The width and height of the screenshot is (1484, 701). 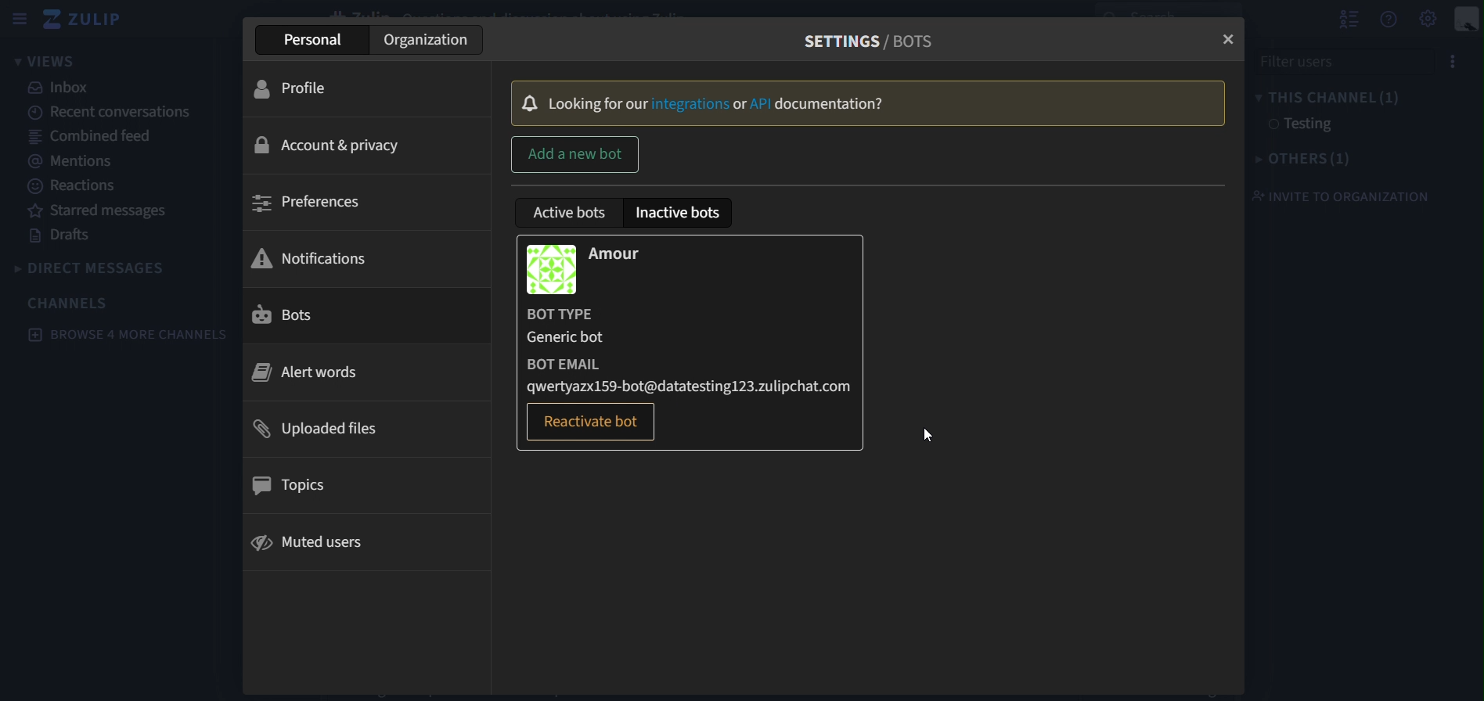 I want to click on bots, so click(x=292, y=315).